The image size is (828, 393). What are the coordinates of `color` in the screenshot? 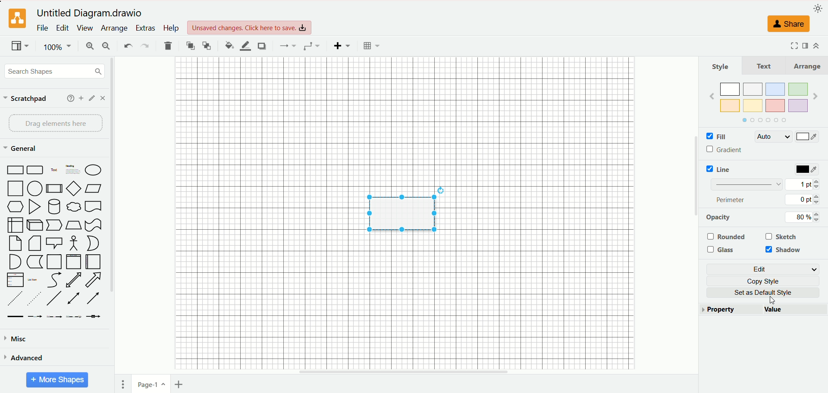 It's located at (808, 170).